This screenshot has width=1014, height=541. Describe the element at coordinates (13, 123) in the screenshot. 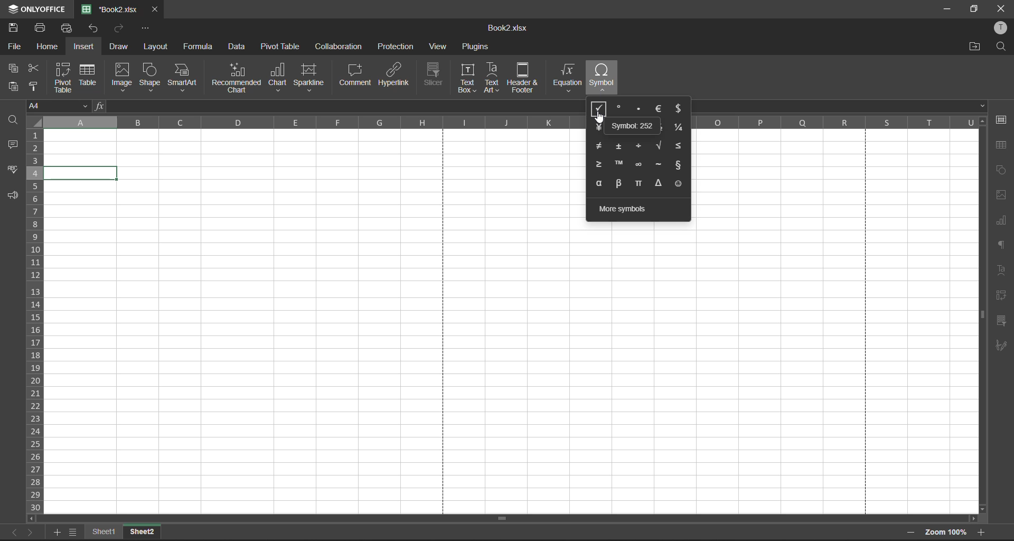

I see `find` at that location.